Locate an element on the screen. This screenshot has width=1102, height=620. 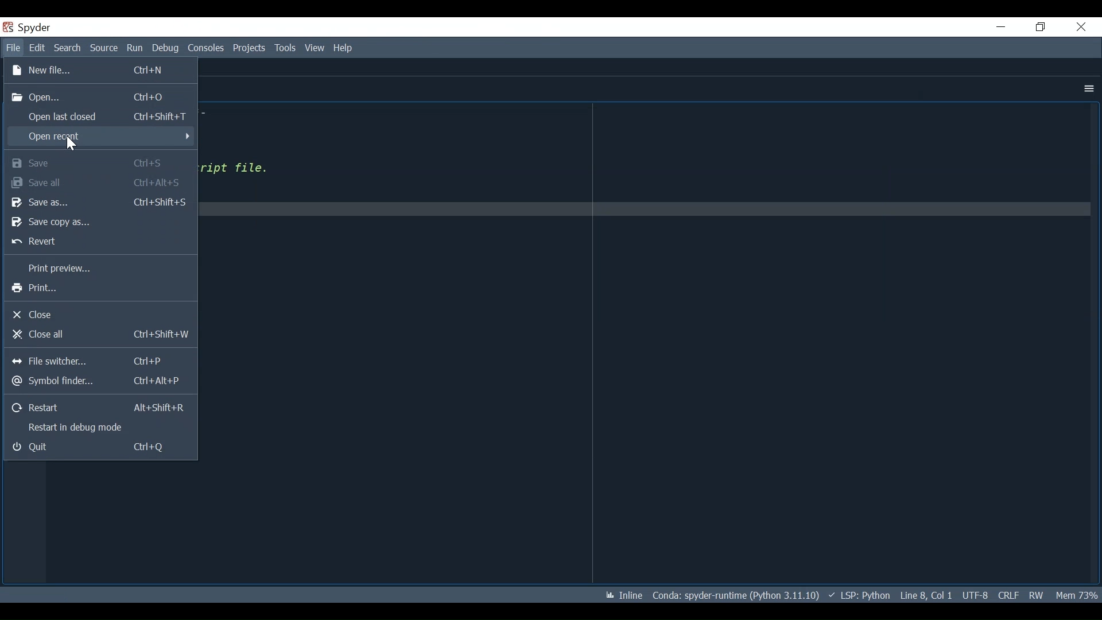
Inline is located at coordinates (622, 594).